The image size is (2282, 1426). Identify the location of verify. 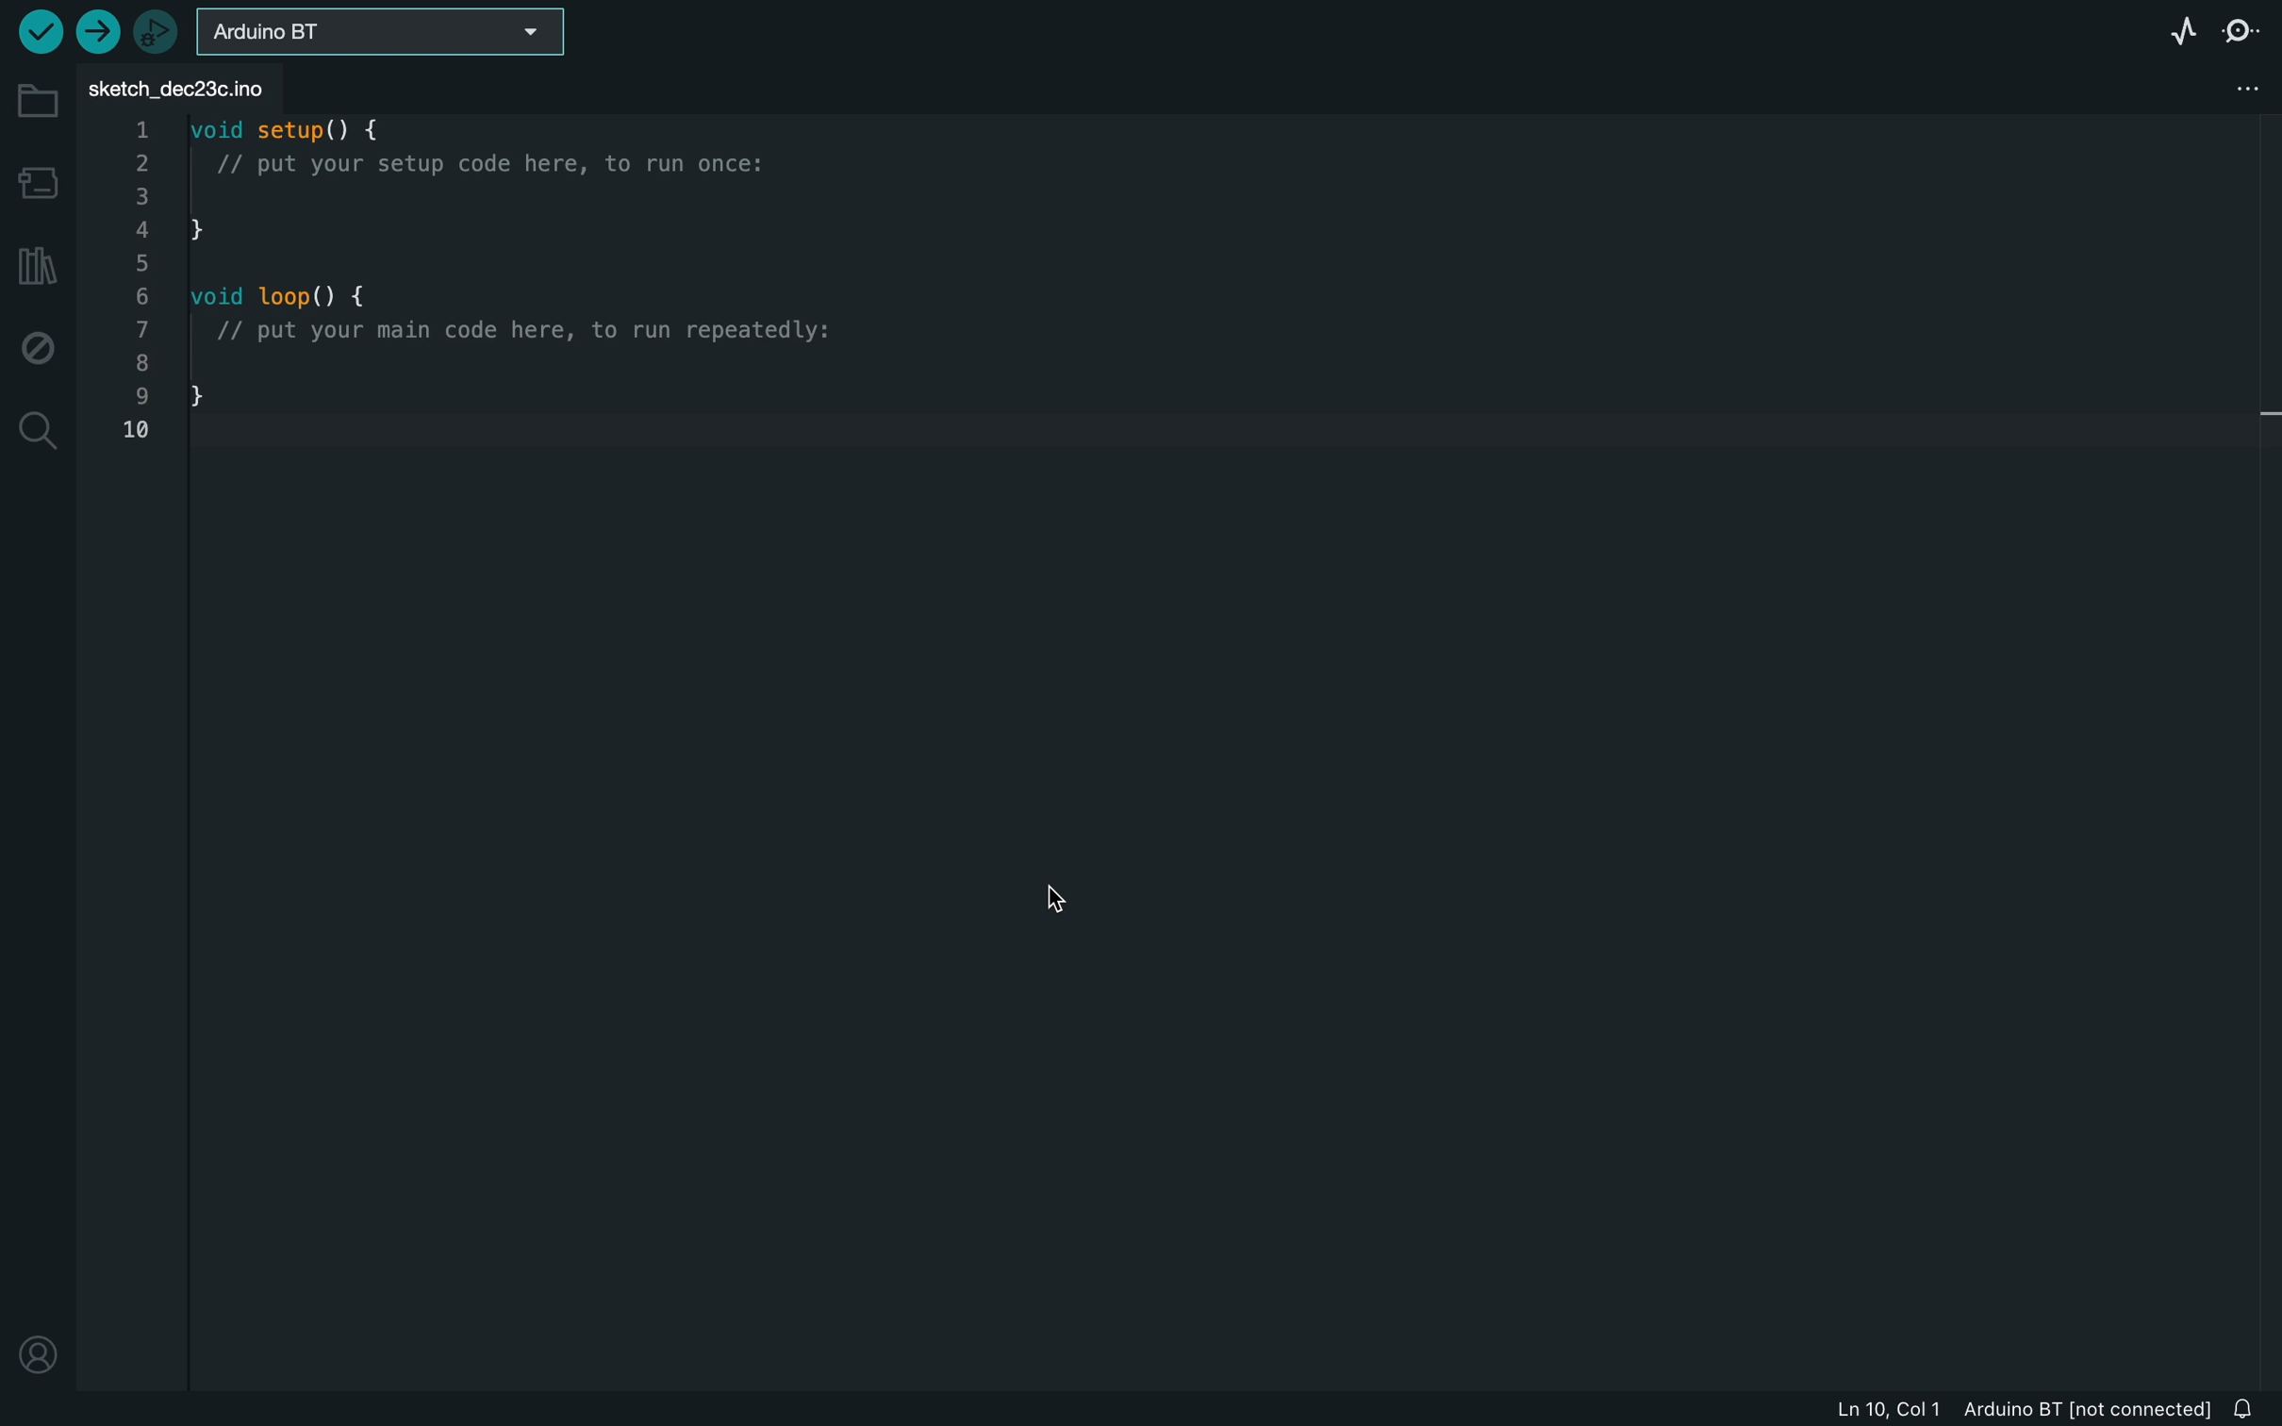
(37, 33).